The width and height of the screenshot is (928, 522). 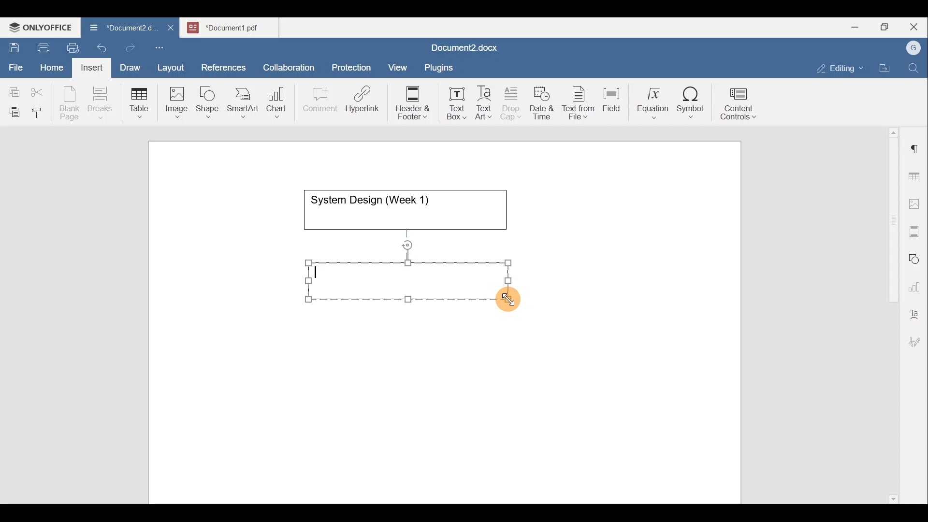 What do you see at coordinates (442, 66) in the screenshot?
I see `Plugins` at bounding box center [442, 66].